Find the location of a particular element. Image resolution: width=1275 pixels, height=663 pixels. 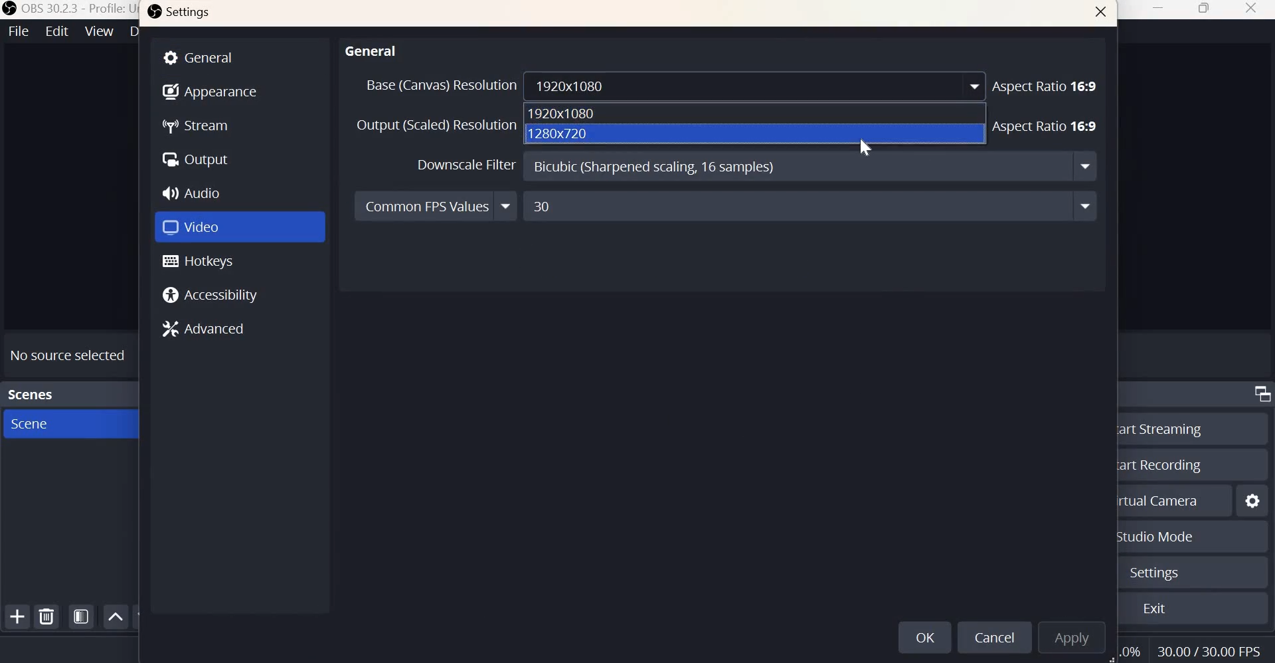

Minimize is located at coordinates (1160, 11).